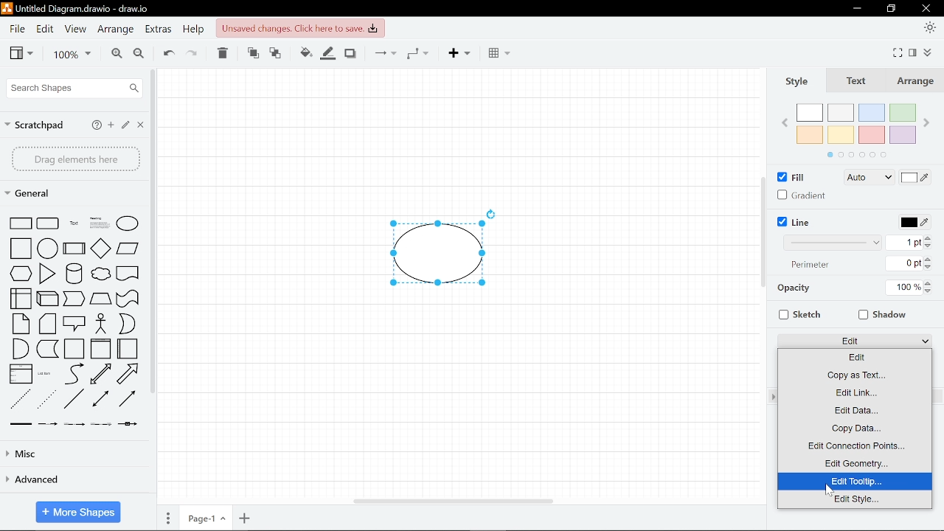  Describe the element at coordinates (460, 54) in the screenshot. I see `Add` at that location.